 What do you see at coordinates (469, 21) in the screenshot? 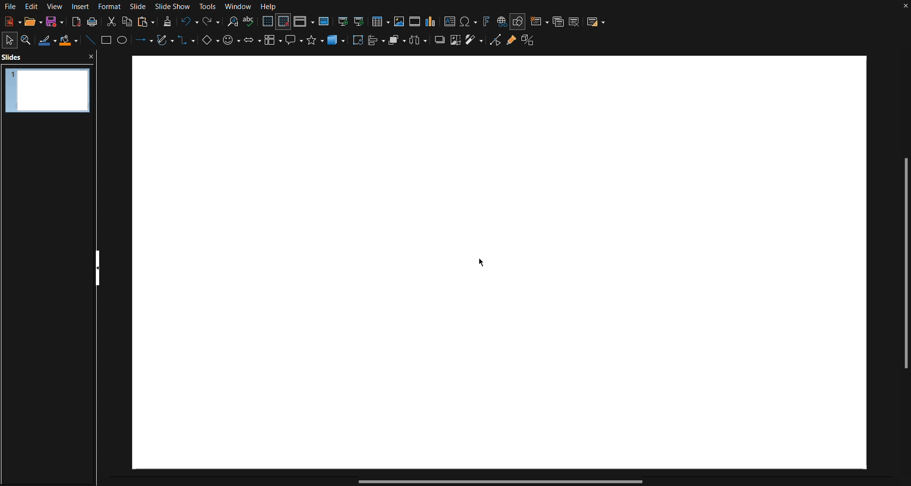
I see `Insert Special Character` at bounding box center [469, 21].